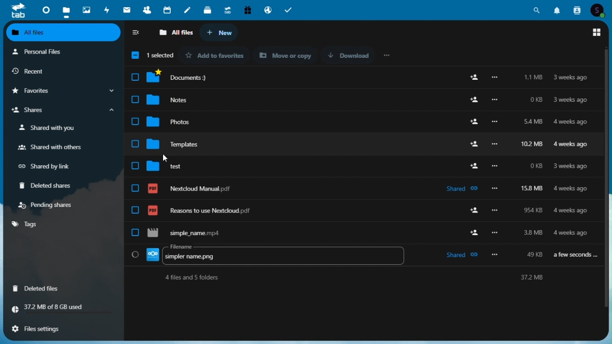  I want to click on files, so click(65, 10).